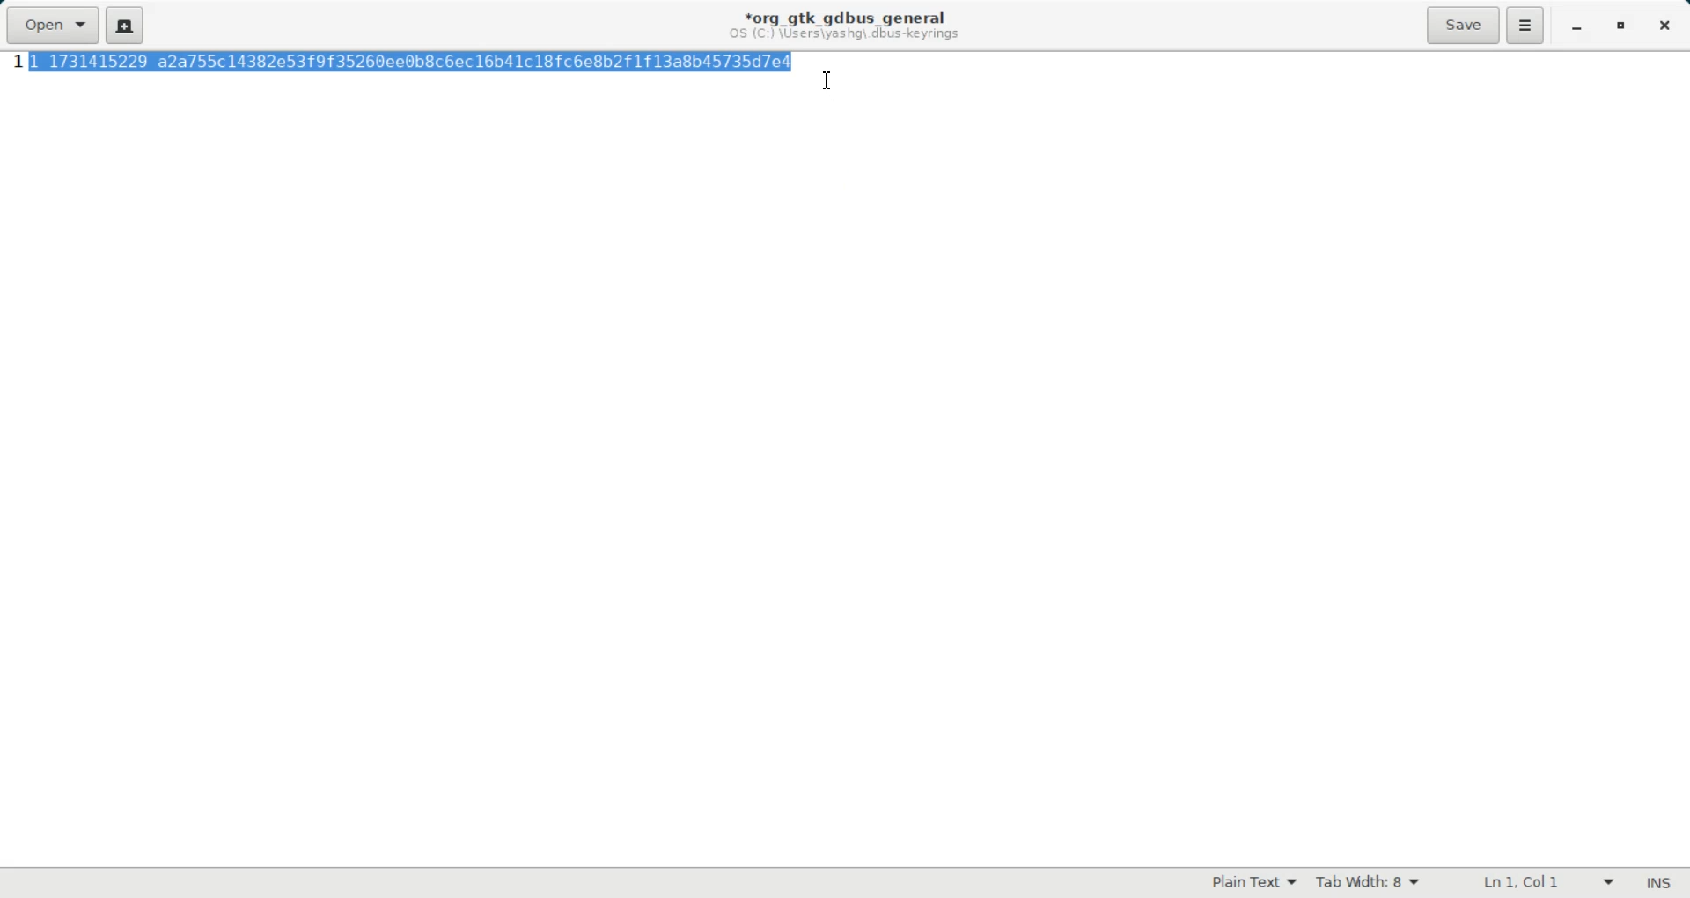  I want to click on Text, so click(1657, 883).